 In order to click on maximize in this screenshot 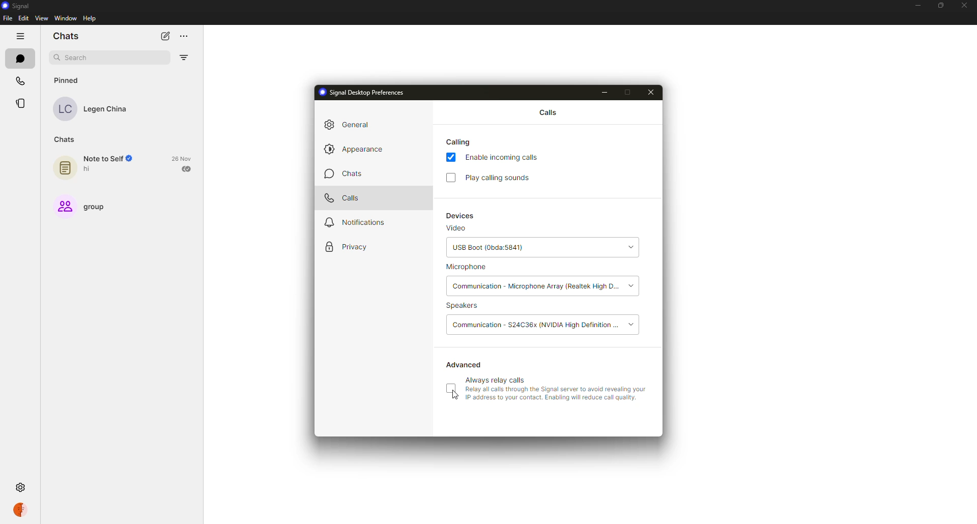, I will do `click(937, 6)`.